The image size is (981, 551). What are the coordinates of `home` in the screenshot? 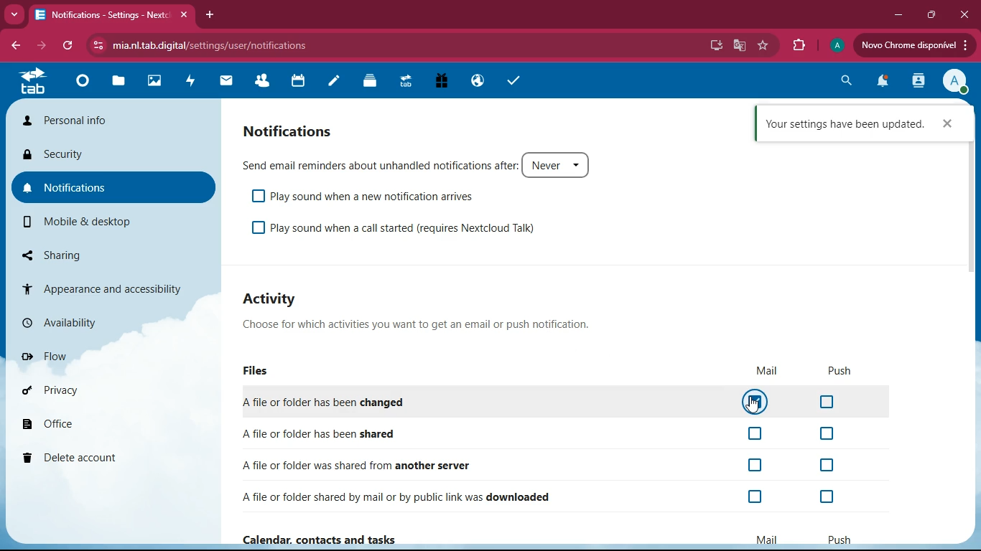 It's located at (82, 85).